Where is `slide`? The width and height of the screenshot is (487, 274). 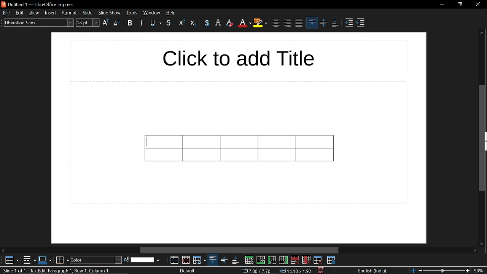
slide is located at coordinates (88, 13).